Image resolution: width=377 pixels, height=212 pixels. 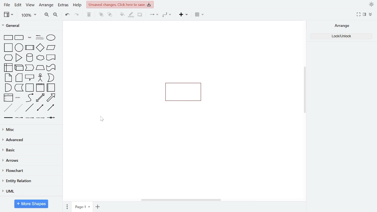 I want to click on 100%, so click(x=28, y=16).